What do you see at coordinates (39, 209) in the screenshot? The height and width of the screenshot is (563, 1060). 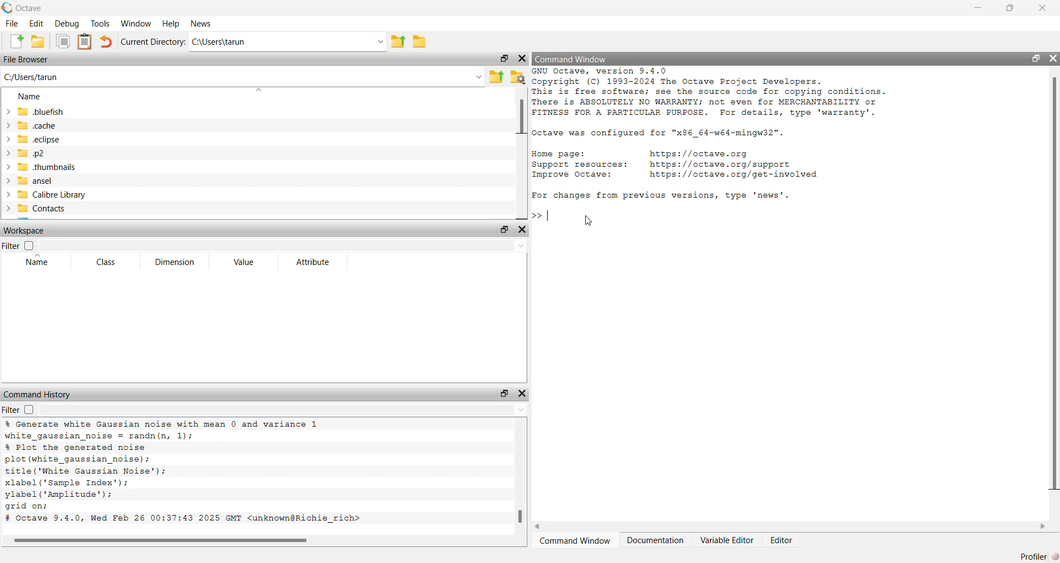 I see `> Contacts` at bounding box center [39, 209].